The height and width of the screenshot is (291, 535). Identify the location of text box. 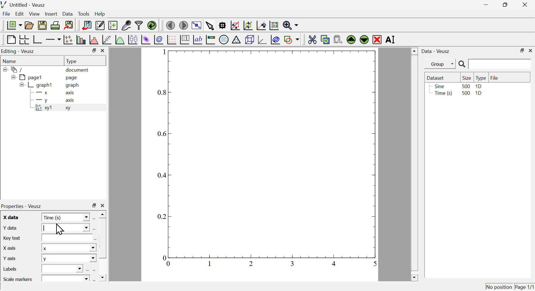
(65, 229).